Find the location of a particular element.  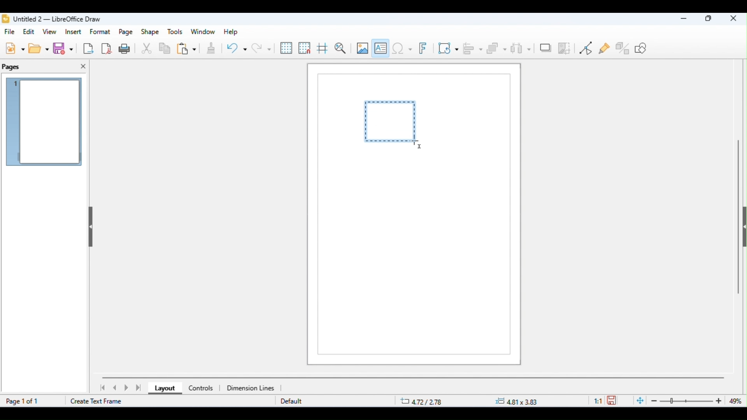

redo is located at coordinates (261, 48).